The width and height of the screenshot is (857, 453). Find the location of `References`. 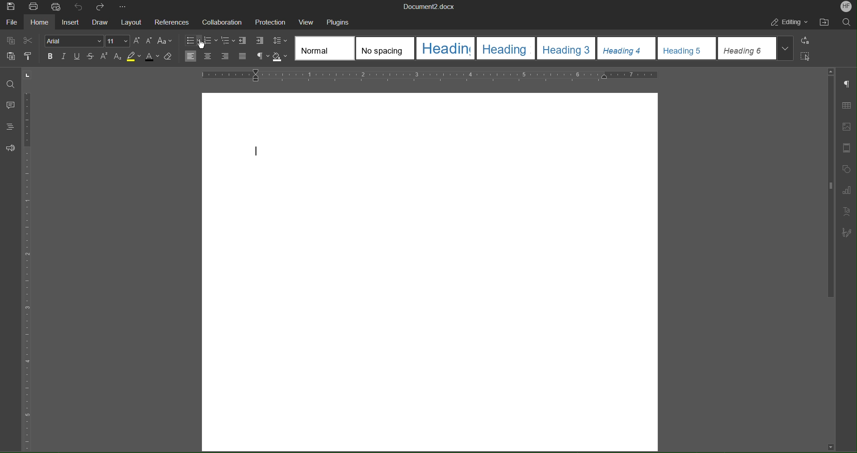

References is located at coordinates (174, 22).